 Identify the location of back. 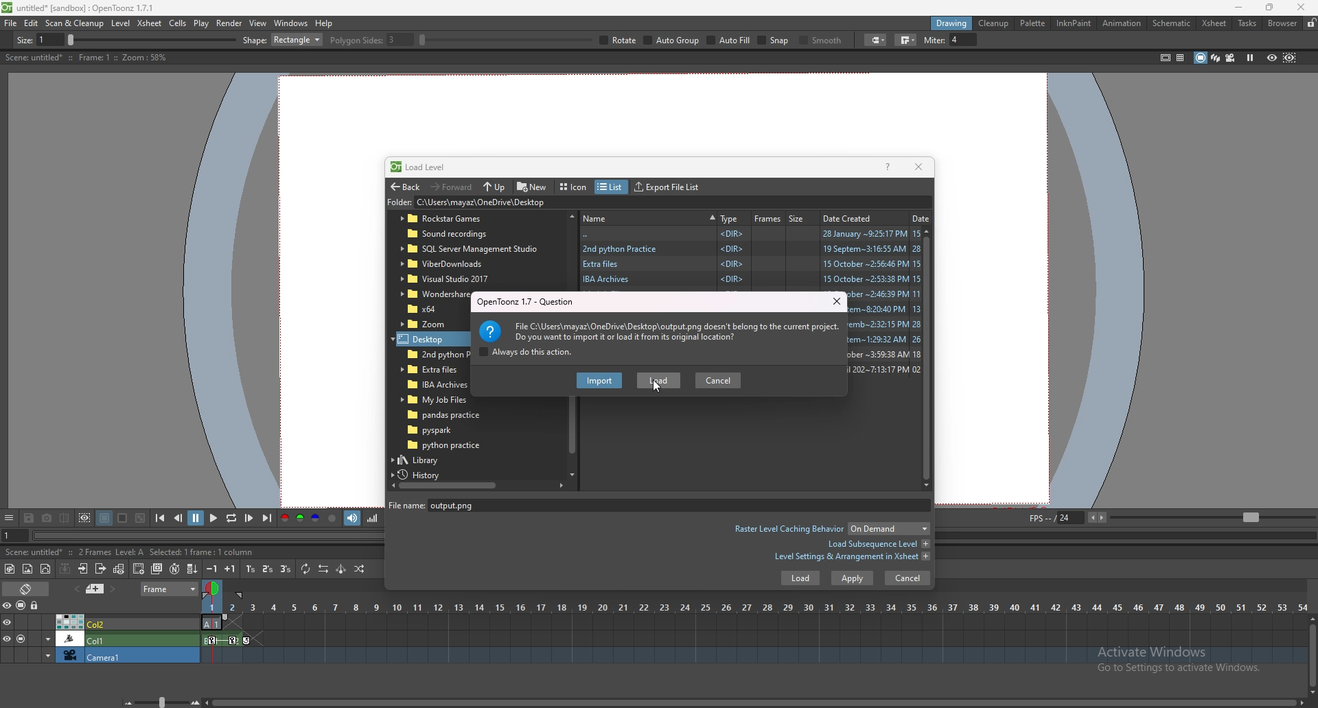
(752, 234).